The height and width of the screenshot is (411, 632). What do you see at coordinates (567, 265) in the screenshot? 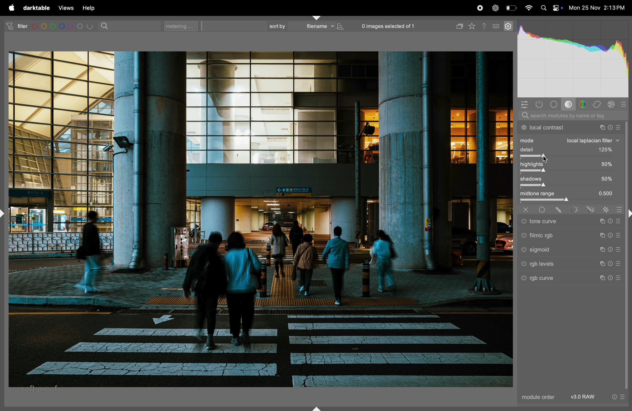
I see `rgb levels` at bounding box center [567, 265].